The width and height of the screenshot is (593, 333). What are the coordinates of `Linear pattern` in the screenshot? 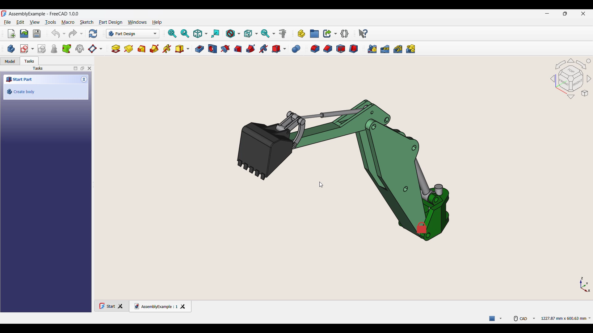 It's located at (385, 49).